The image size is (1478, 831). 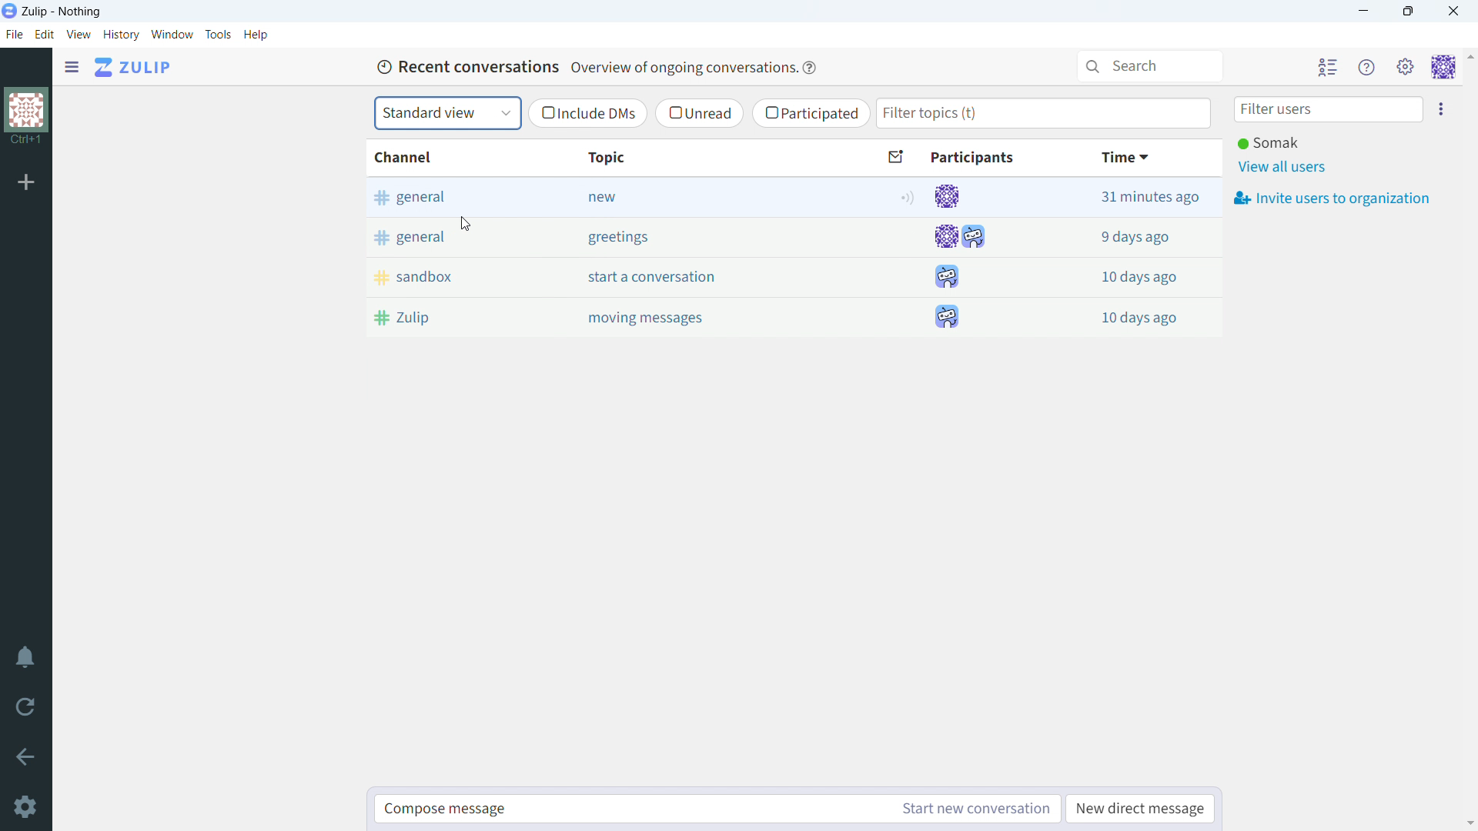 What do you see at coordinates (687, 157) in the screenshot?
I see `topic` at bounding box center [687, 157].